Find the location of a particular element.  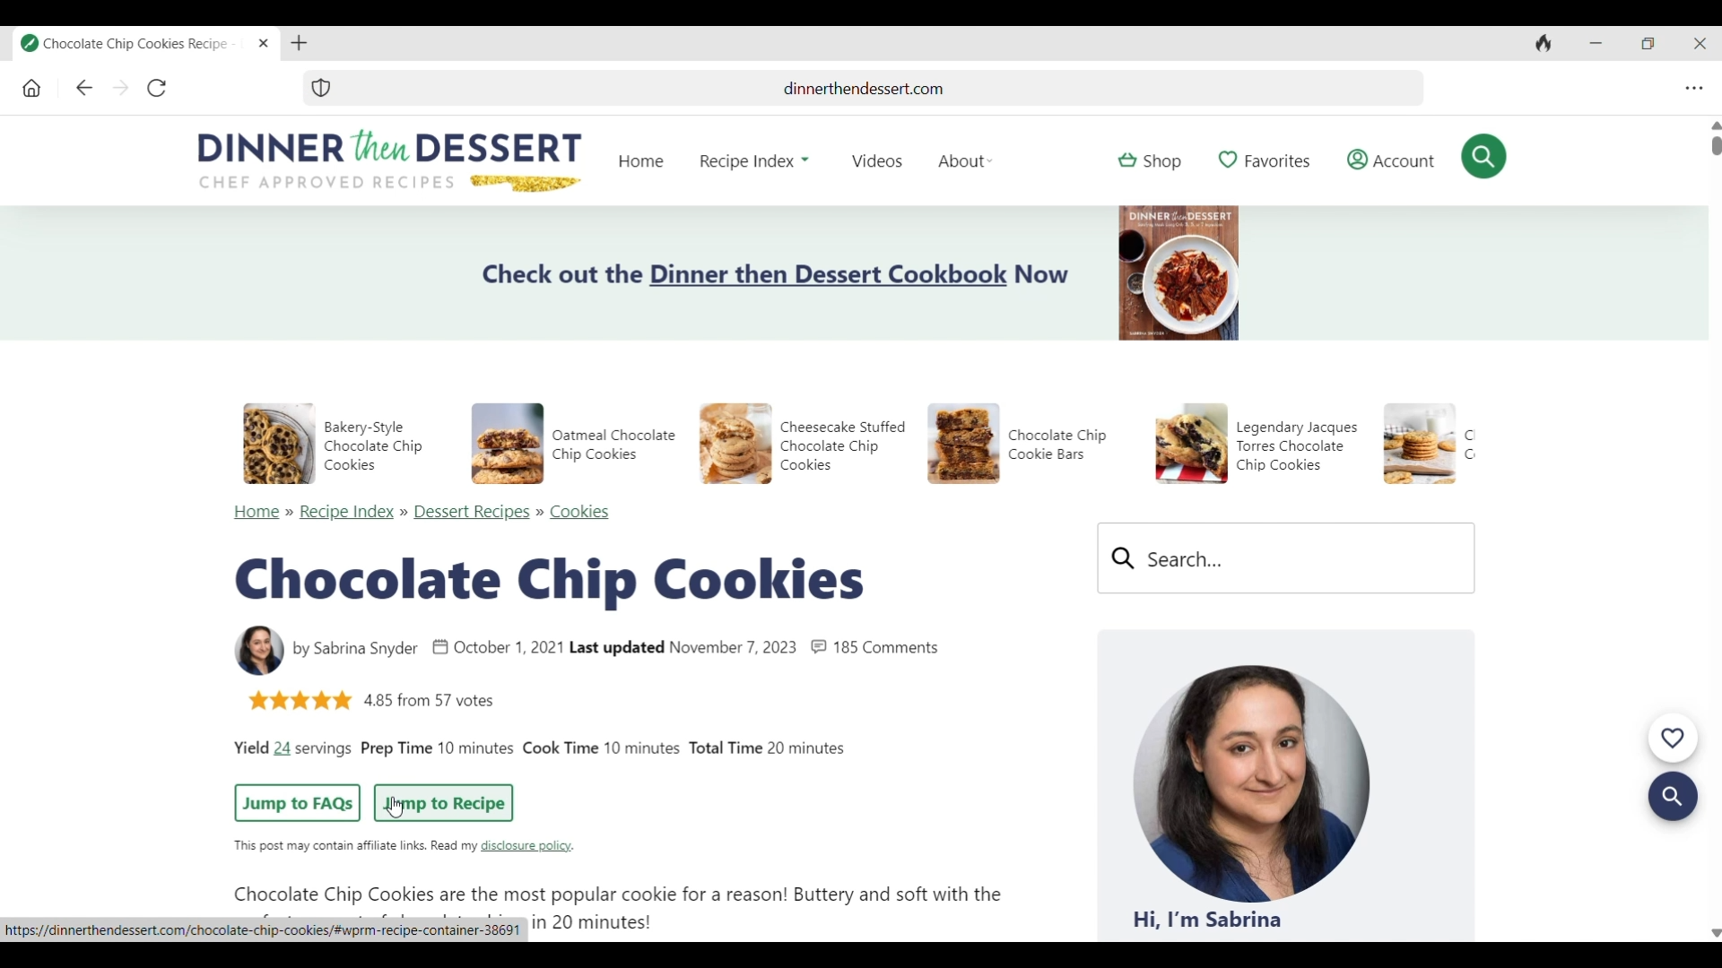

Indicates star rating received to the article is located at coordinates (300, 701).